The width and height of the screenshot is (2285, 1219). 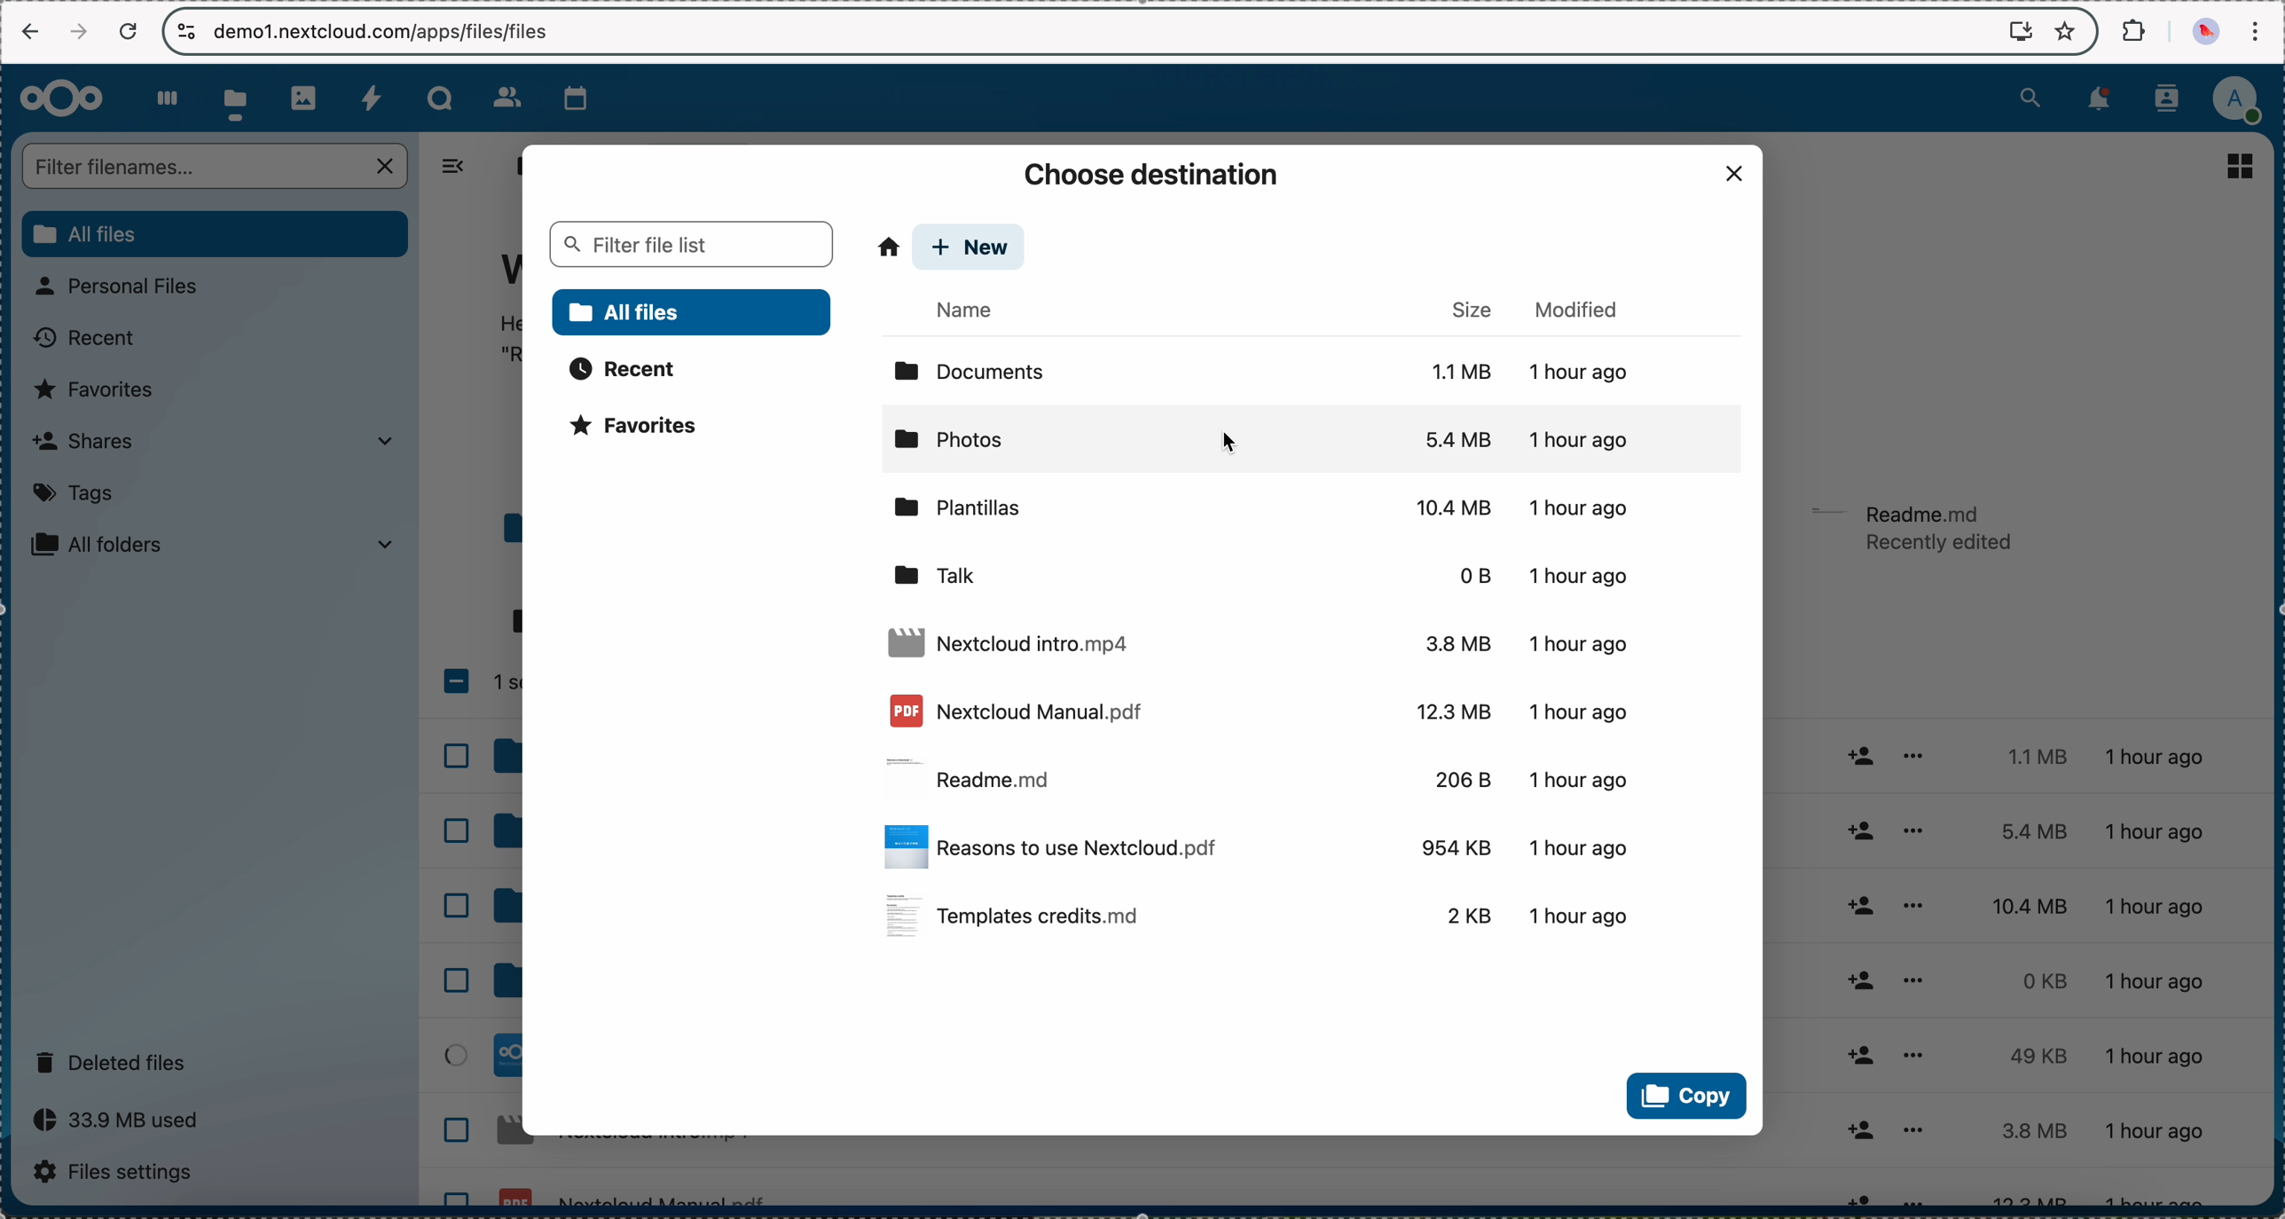 I want to click on all files, so click(x=214, y=234).